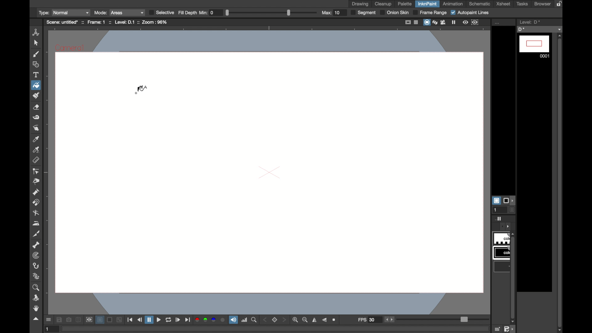  I want to click on D*, so click(540, 29).